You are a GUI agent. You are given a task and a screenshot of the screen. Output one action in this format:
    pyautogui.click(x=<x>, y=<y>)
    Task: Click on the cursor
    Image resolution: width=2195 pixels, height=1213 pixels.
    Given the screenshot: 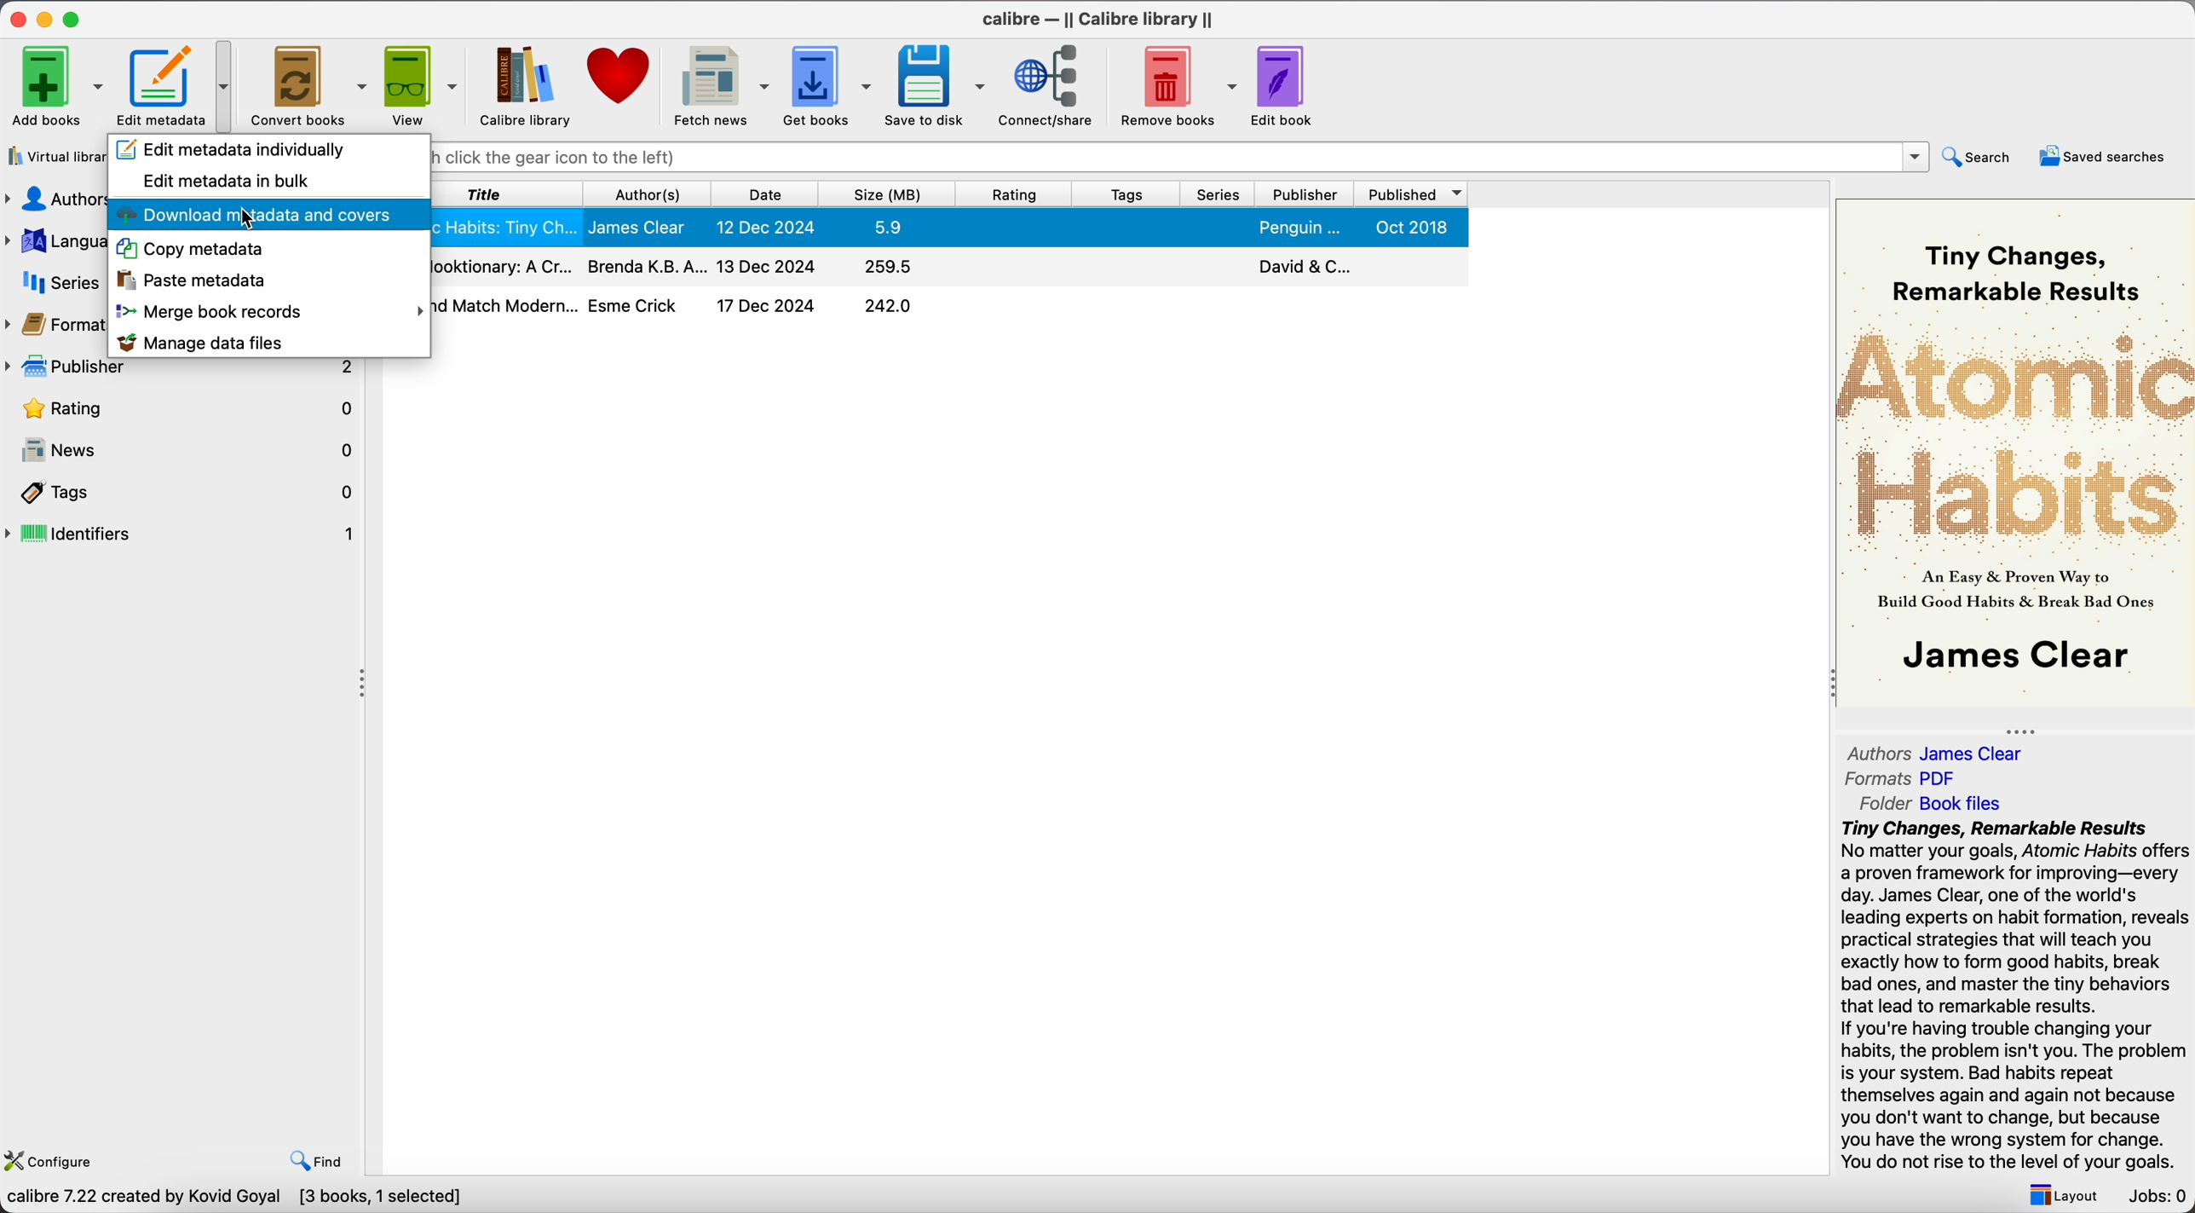 What is the action you would take?
    pyautogui.click(x=249, y=217)
    